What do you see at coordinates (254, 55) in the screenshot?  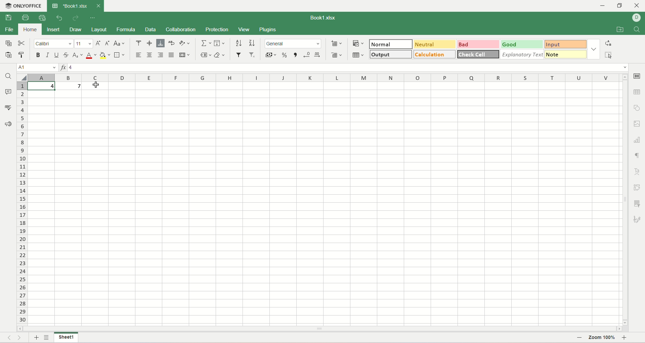 I see `remove filter` at bounding box center [254, 55].